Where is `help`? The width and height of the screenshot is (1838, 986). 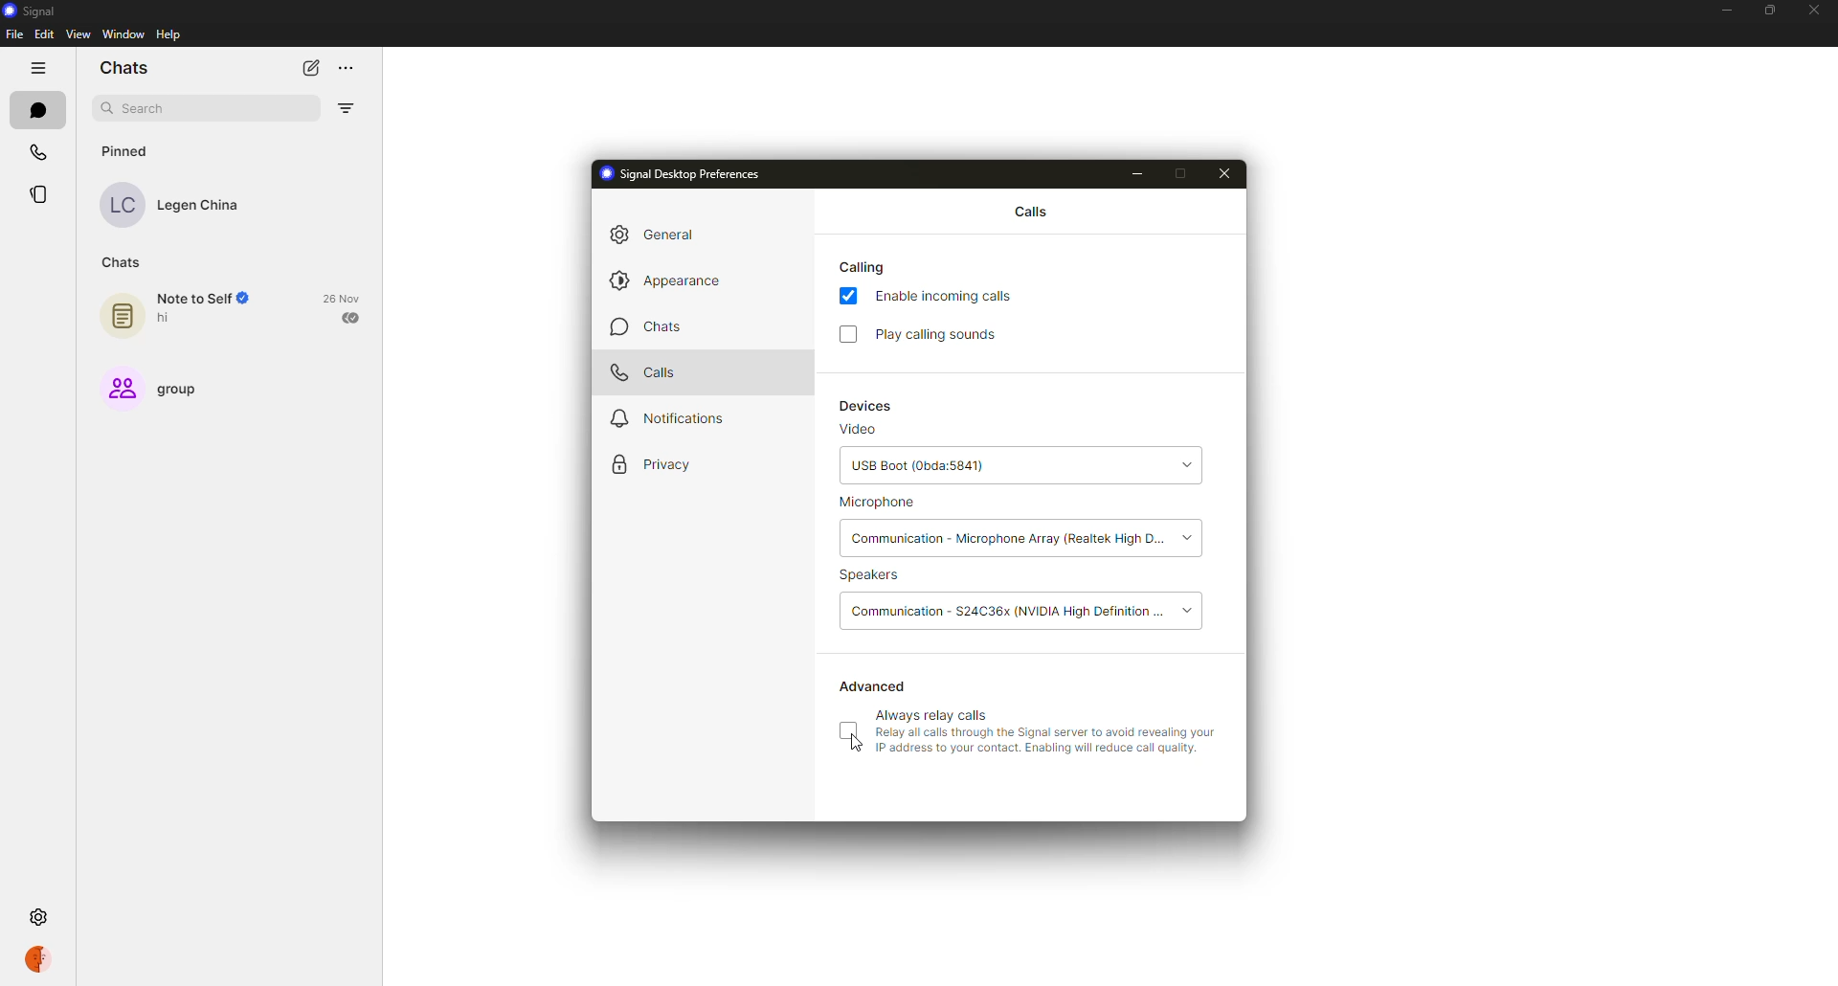
help is located at coordinates (168, 35).